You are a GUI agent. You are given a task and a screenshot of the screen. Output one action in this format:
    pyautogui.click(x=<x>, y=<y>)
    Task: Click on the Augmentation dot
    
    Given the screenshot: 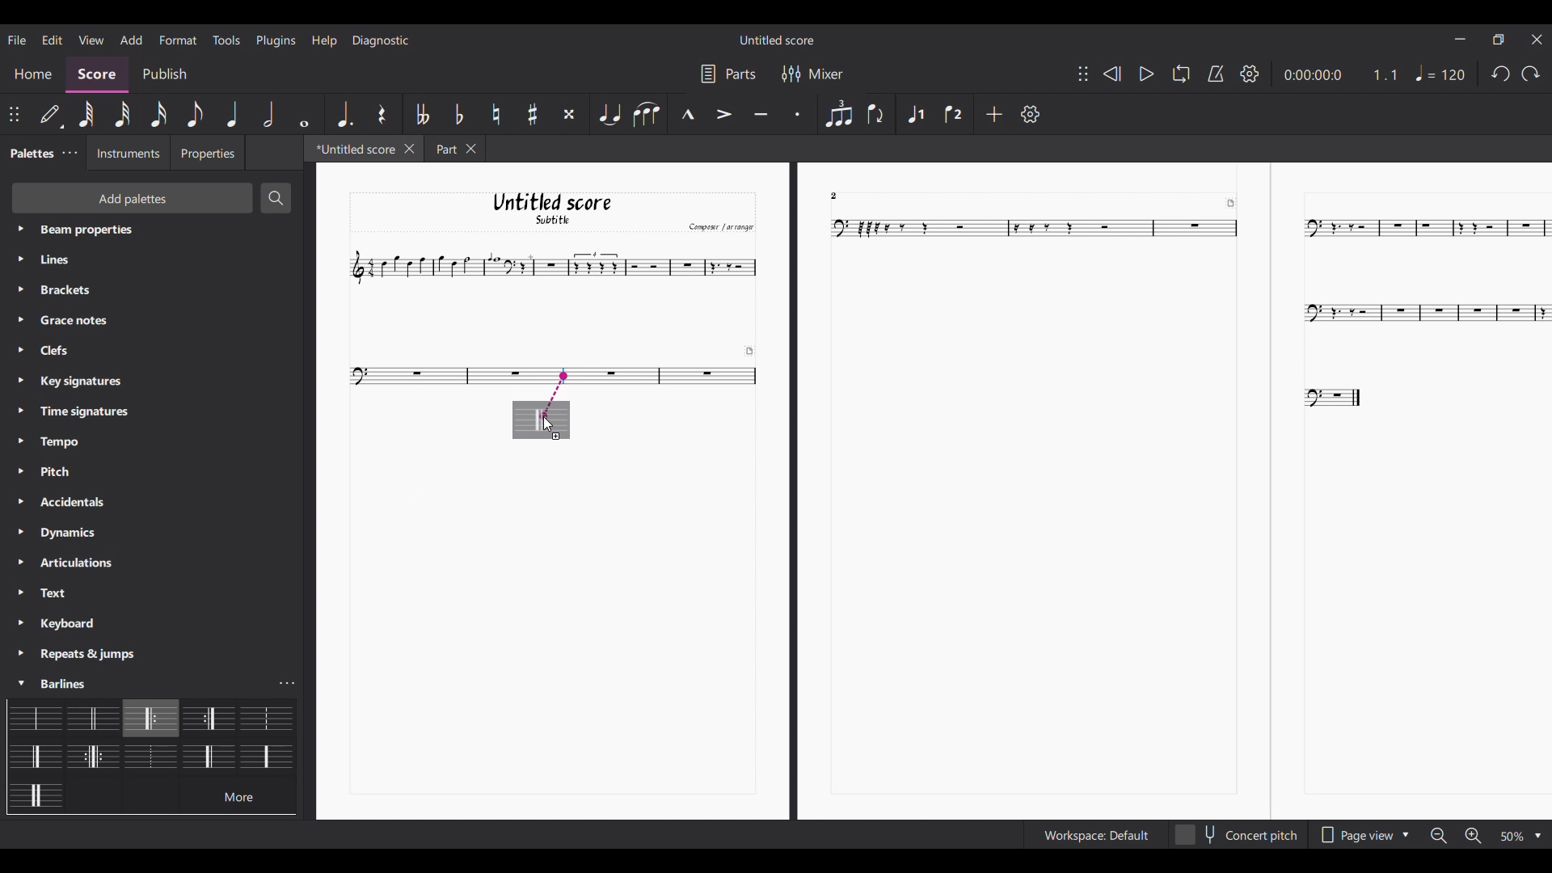 What is the action you would take?
    pyautogui.click(x=344, y=115)
    